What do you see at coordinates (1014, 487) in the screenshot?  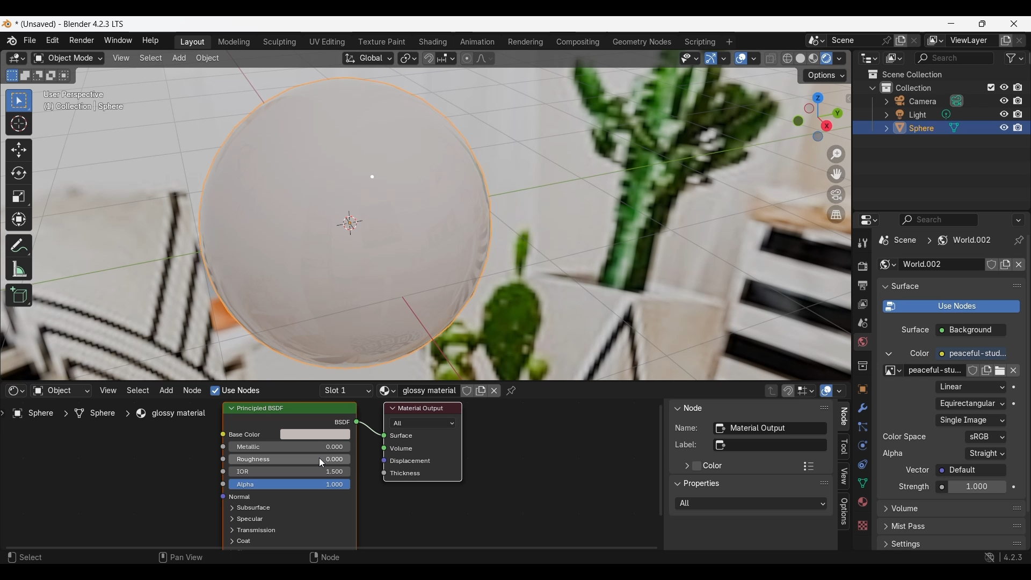 I see `Animate property` at bounding box center [1014, 487].